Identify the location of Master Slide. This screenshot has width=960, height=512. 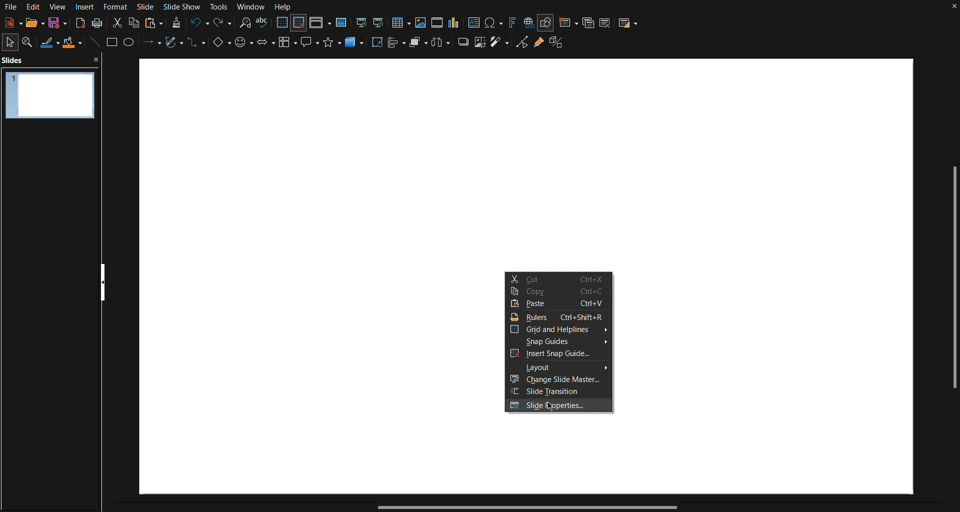
(342, 22).